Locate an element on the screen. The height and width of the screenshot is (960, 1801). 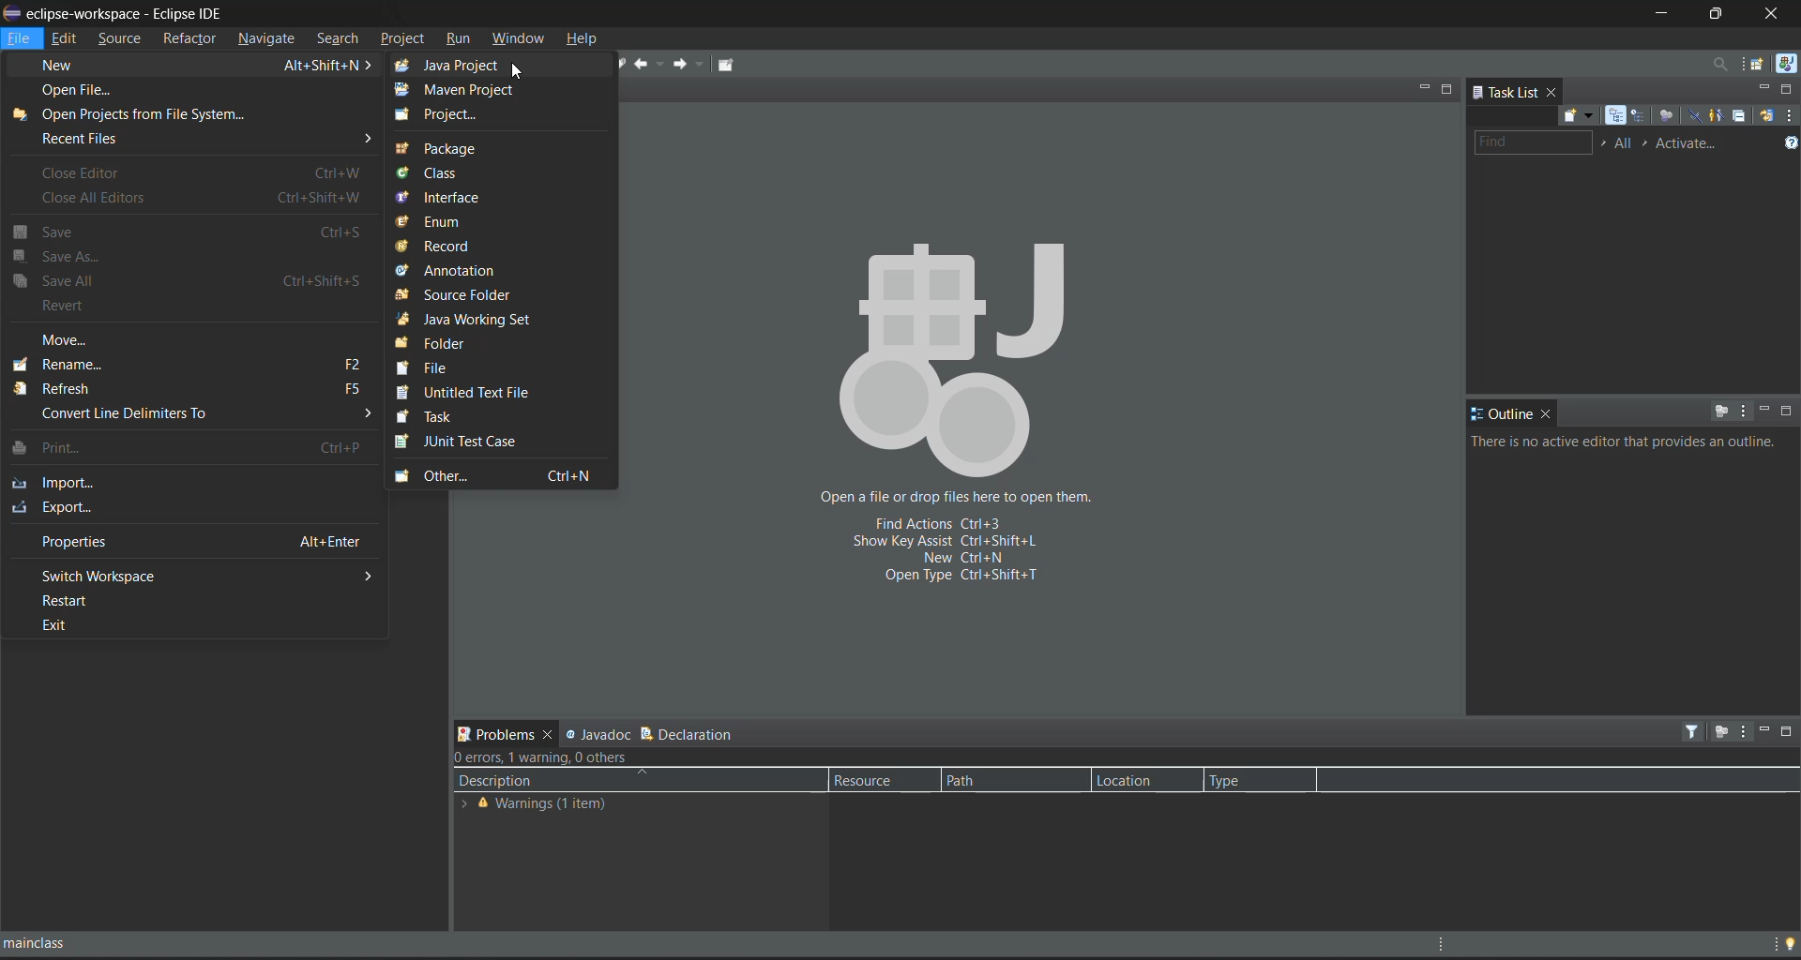
package is located at coordinates (456, 150).